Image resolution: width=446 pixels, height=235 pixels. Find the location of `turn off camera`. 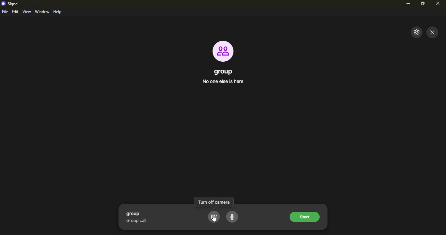

turn off camera is located at coordinates (214, 202).